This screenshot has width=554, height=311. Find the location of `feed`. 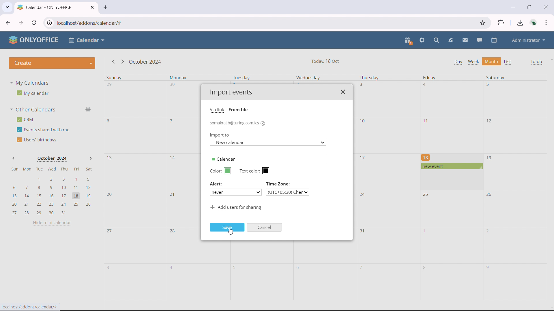

feed is located at coordinates (450, 40).